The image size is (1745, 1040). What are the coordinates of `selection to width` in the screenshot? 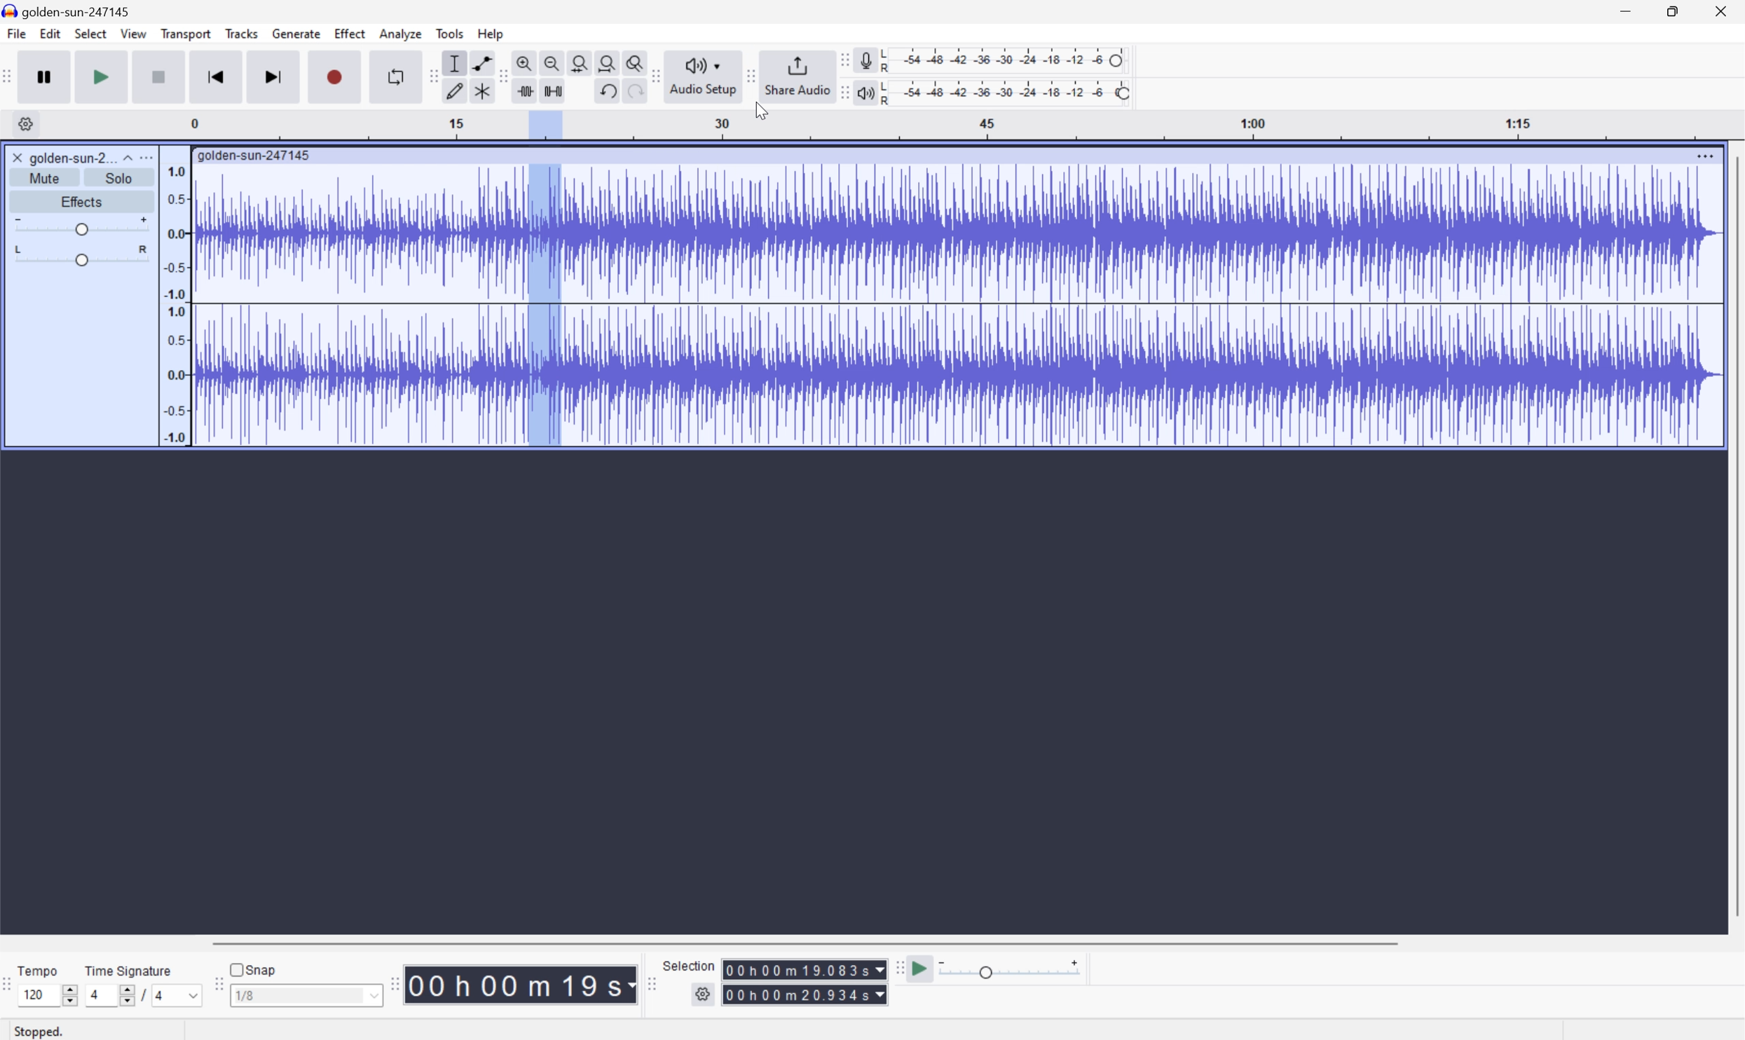 It's located at (582, 61).